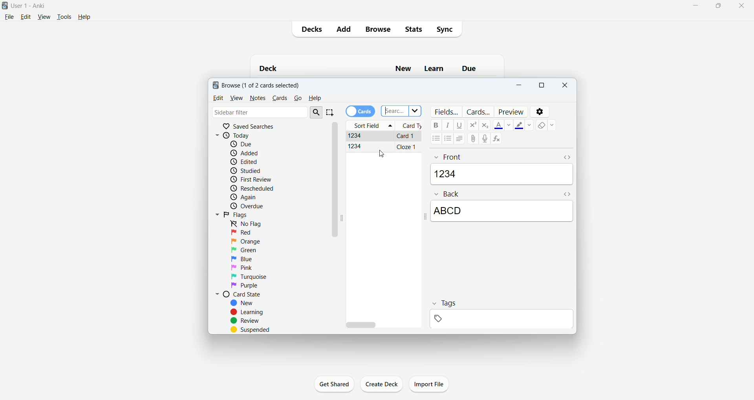 This screenshot has height=400, width=754. I want to click on learning, so click(249, 313).